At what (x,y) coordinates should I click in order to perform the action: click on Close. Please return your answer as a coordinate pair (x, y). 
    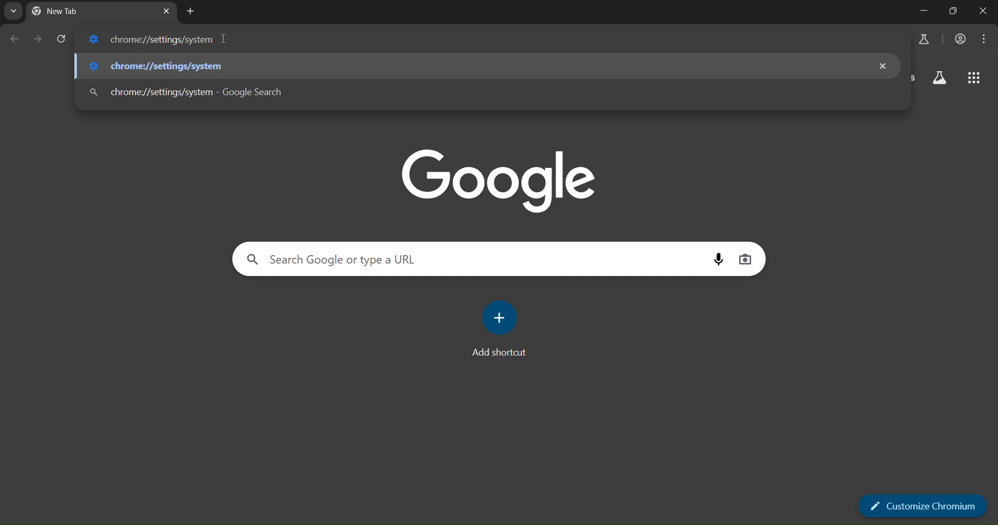
    Looking at the image, I should click on (985, 11).